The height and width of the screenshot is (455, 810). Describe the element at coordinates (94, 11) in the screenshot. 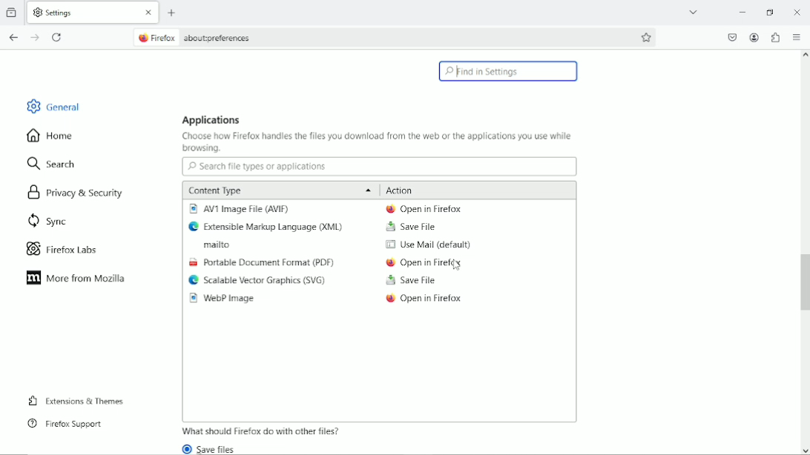

I see `settings tab` at that location.